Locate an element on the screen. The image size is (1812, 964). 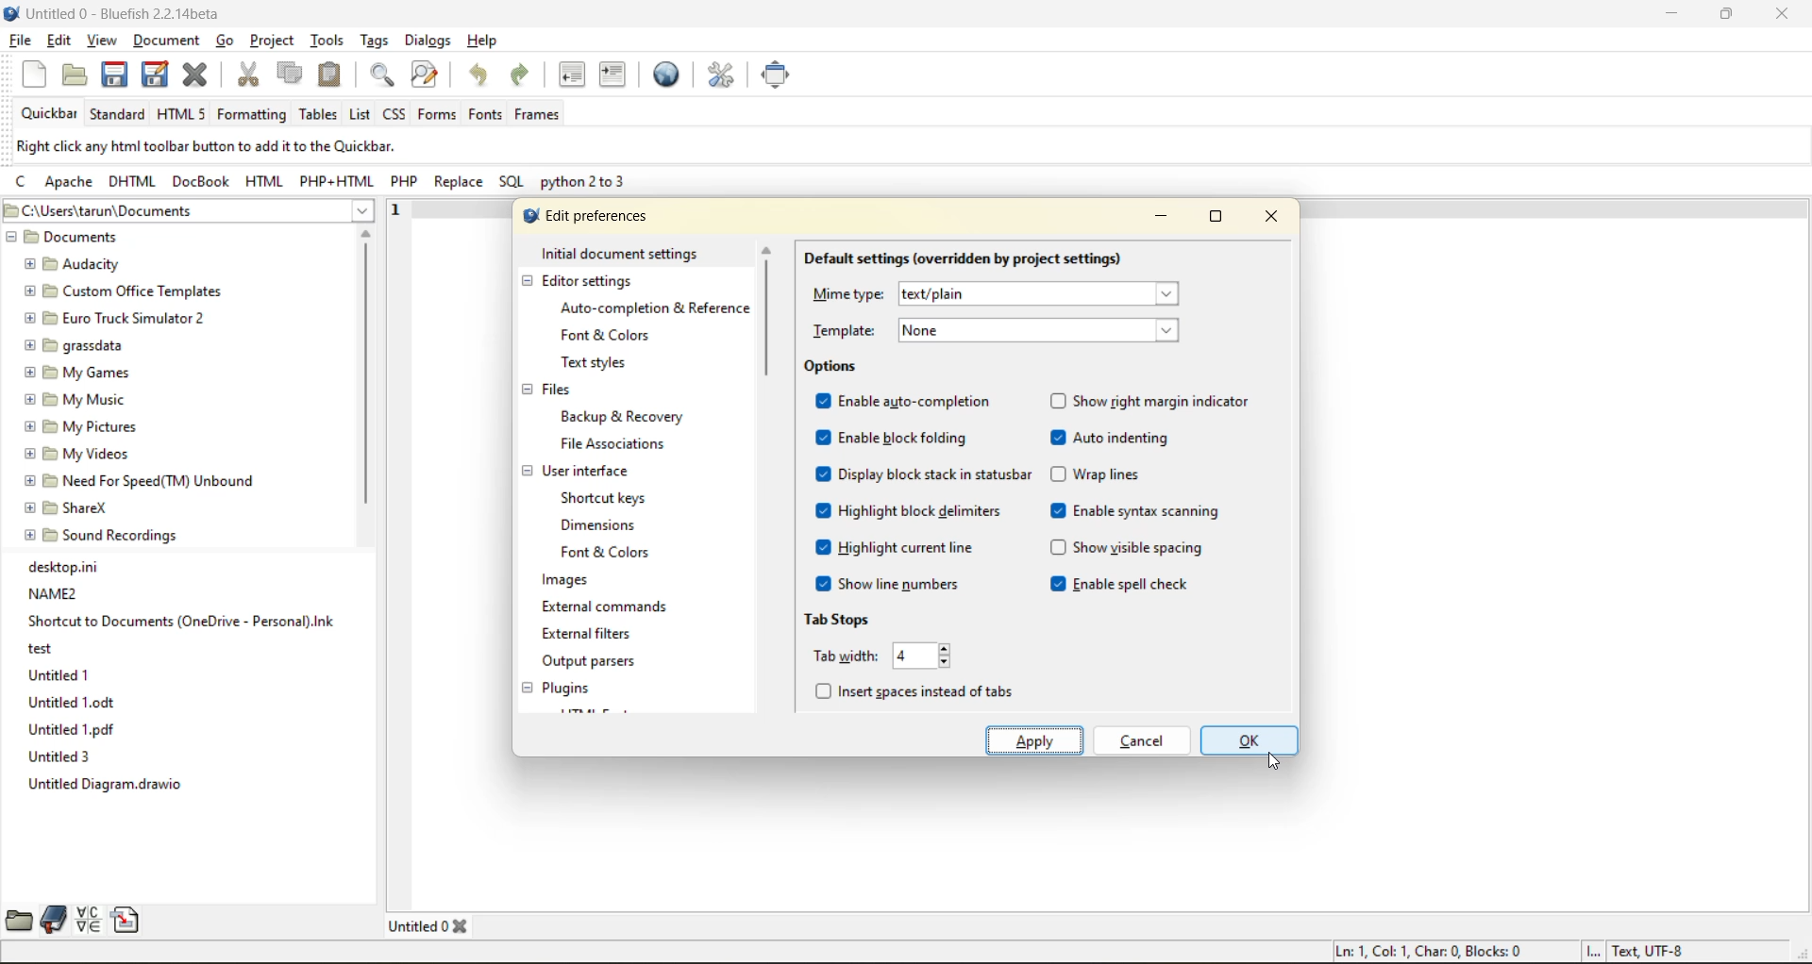
new is located at coordinates (35, 75).